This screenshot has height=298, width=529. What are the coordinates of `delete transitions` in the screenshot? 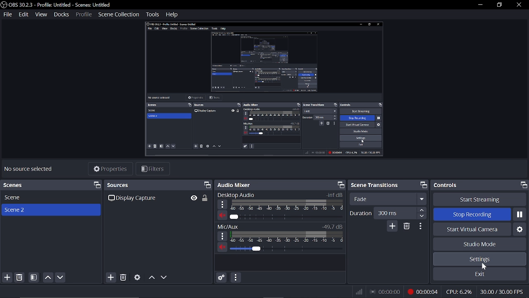 It's located at (407, 226).